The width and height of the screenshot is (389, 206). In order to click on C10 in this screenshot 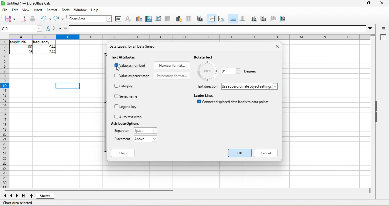, I will do `click(22, 29)`.